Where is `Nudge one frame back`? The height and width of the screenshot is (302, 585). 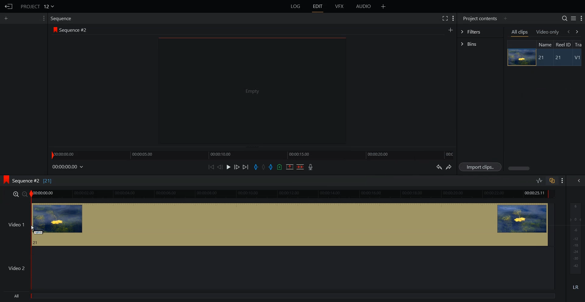 Nudge one frame back is located at coordinates (220, 167).